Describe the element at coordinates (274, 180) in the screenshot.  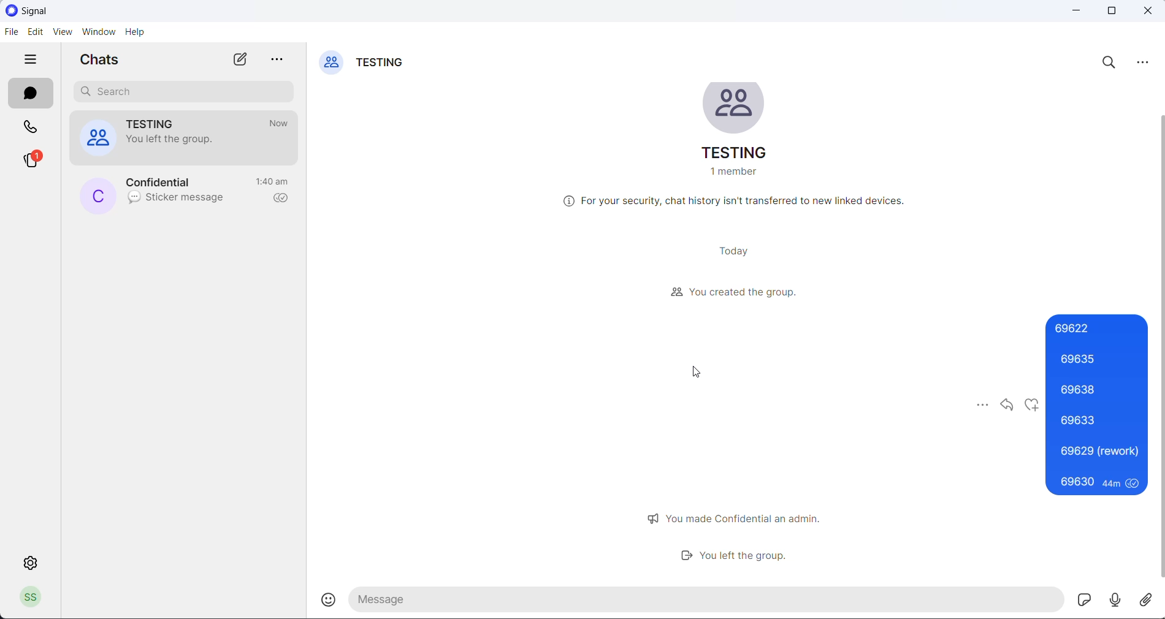
I see `last active time` at that location.